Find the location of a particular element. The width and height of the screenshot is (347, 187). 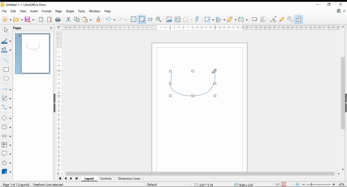

show draw functions is located at coordinates (299, 19).